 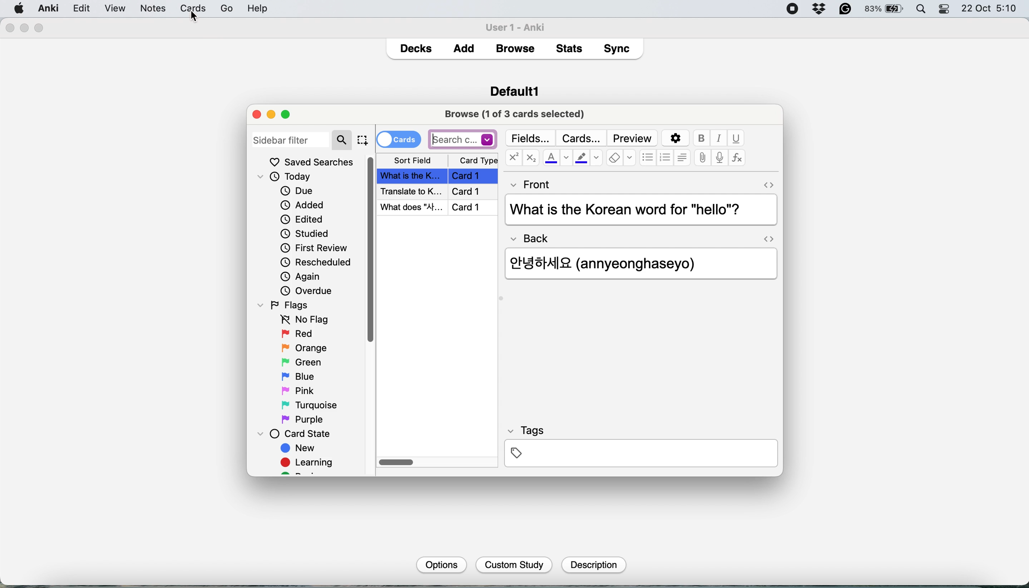 I want to click on audio recorder, so click(x=719, y=159).